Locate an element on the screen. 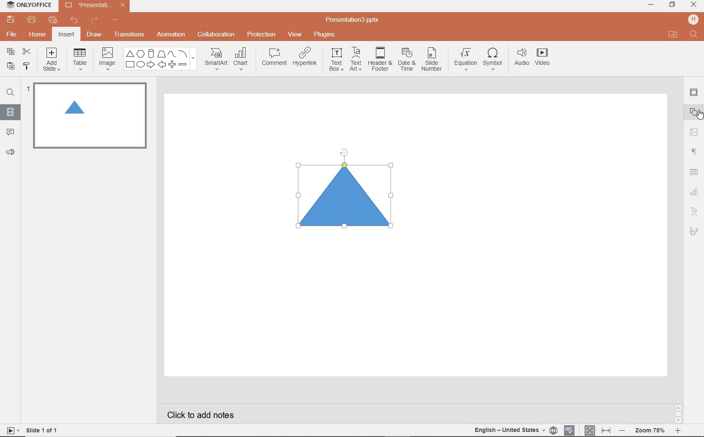  DRAW is located at coordinates (95, 35).